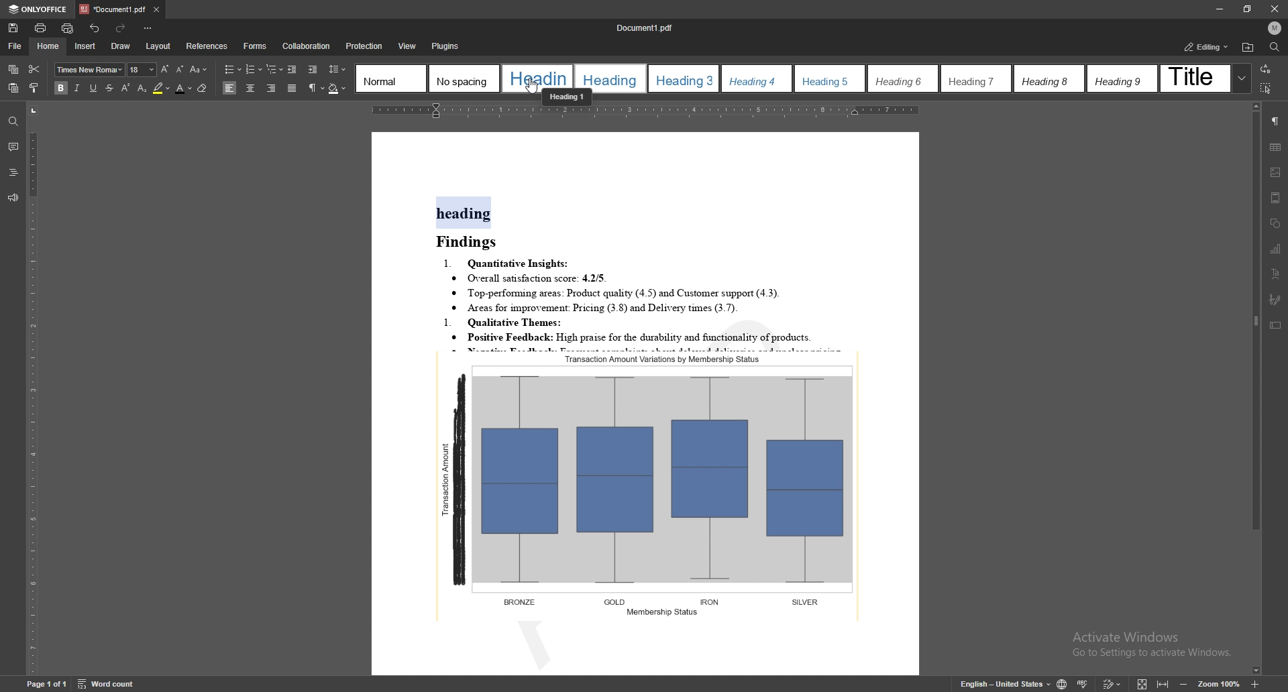 The image size is (1288, 692). I want to click on select, so click(1267, 87).